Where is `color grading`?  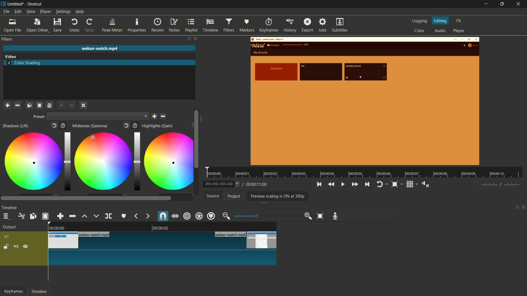 color grading is located at coordinates (10, 56).